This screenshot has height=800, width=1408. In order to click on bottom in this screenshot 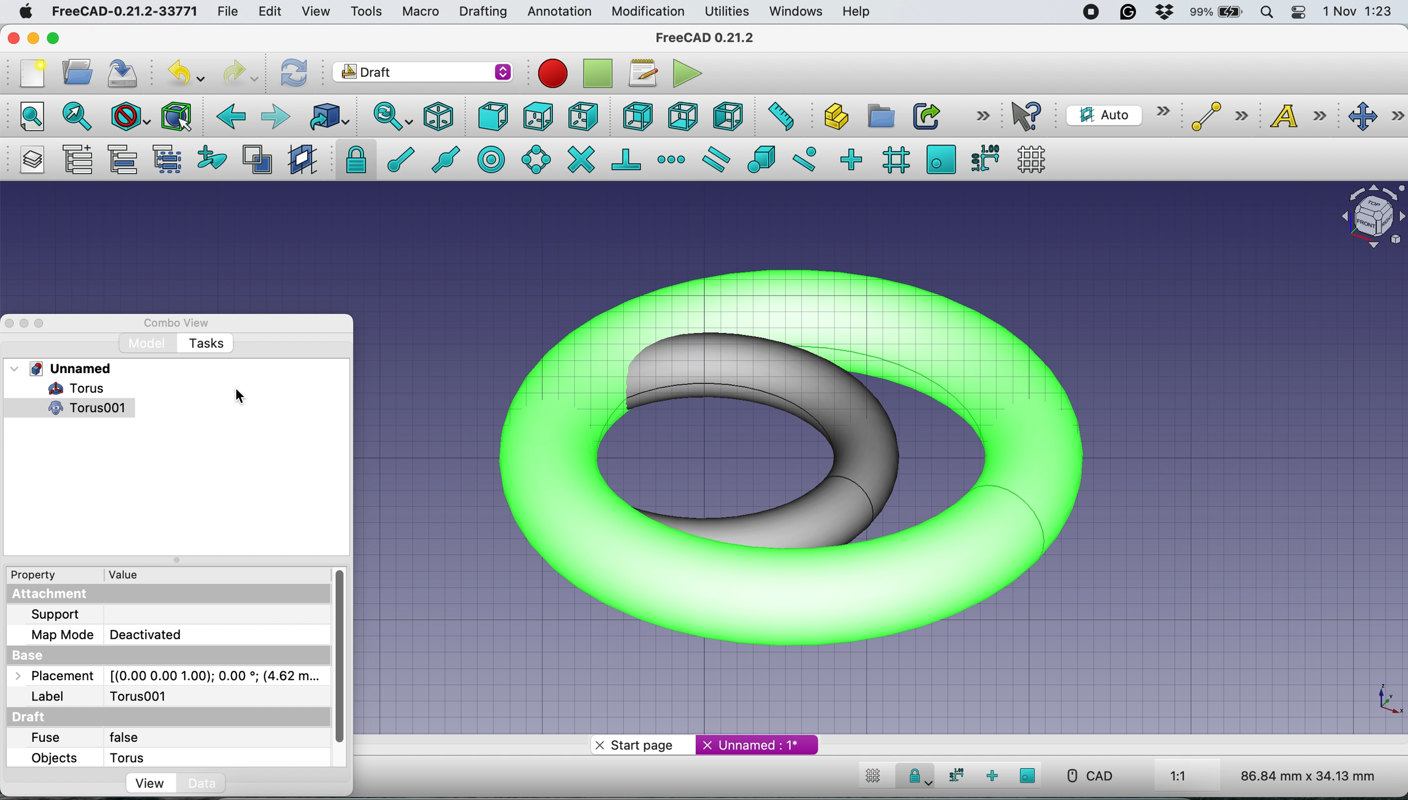, I will do `click(684, 115)`.